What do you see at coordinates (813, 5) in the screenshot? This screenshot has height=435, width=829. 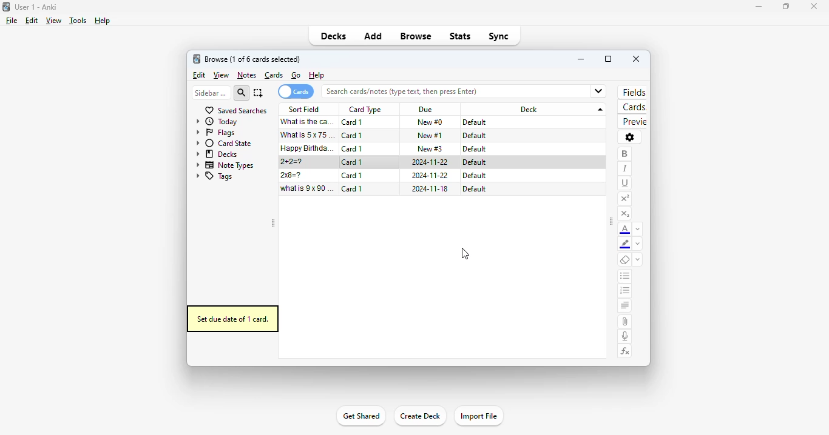 I see `close` at bounding box center [813, 5].